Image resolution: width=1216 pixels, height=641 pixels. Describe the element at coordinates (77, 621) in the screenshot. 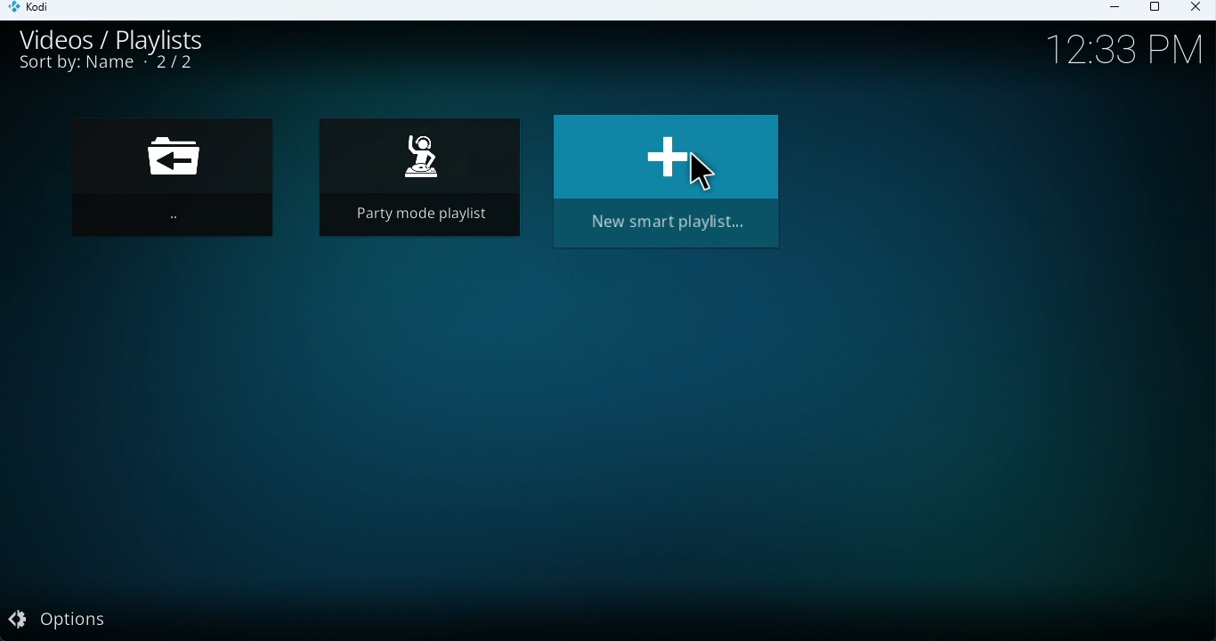

I see `Options` at that location.